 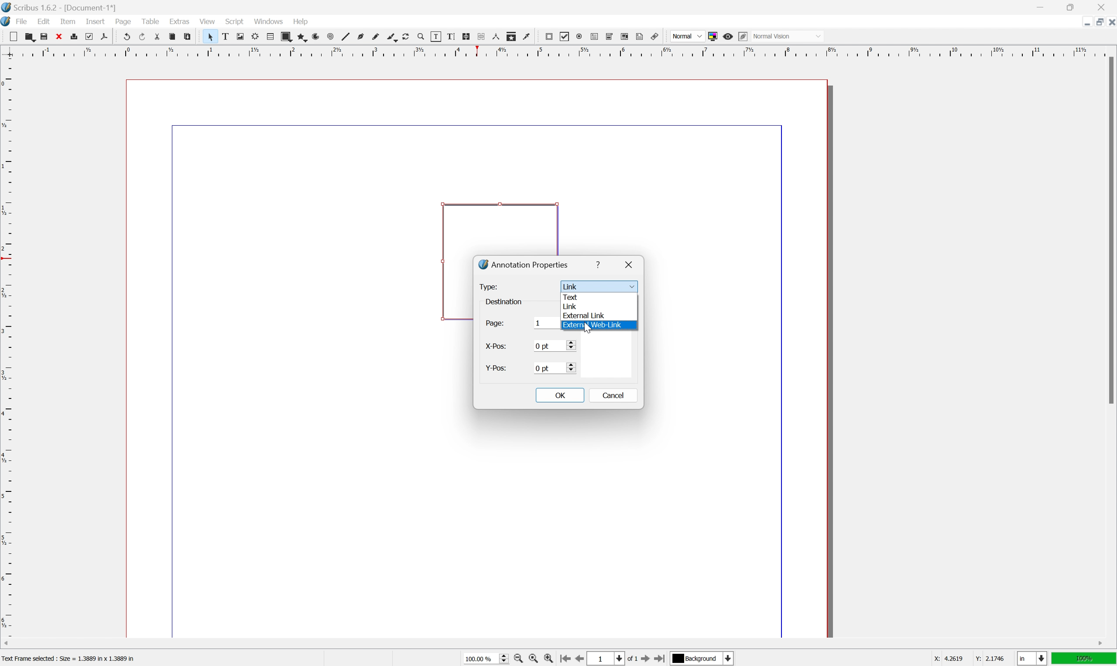 What do you see at coordinates (316, 36) in the screenshot?
I see `arc` at bounding box center [316, 36].